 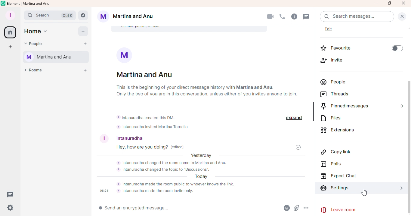 What do you see at coordinates (10, 14) in the screenshot?
I see `Profile ` at bounding box center [10, 14].